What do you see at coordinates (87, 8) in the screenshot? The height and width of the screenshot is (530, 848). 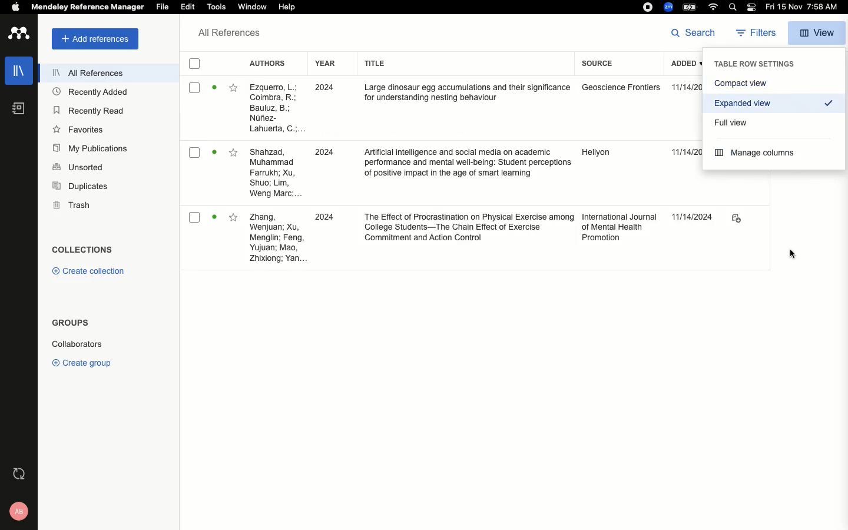 I see `Mendeley` at bounding box center [87, 8].